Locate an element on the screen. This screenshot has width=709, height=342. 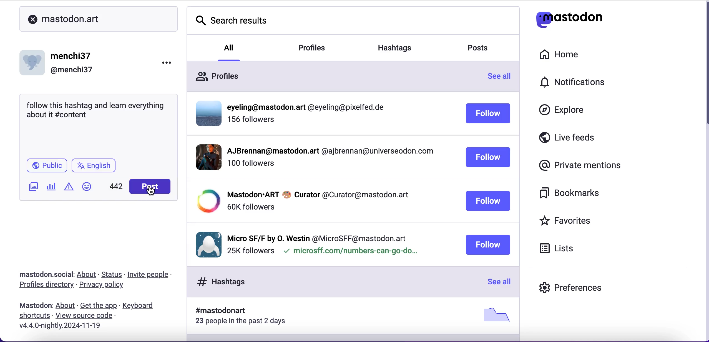
view source code is located at coordinates (89, 316).